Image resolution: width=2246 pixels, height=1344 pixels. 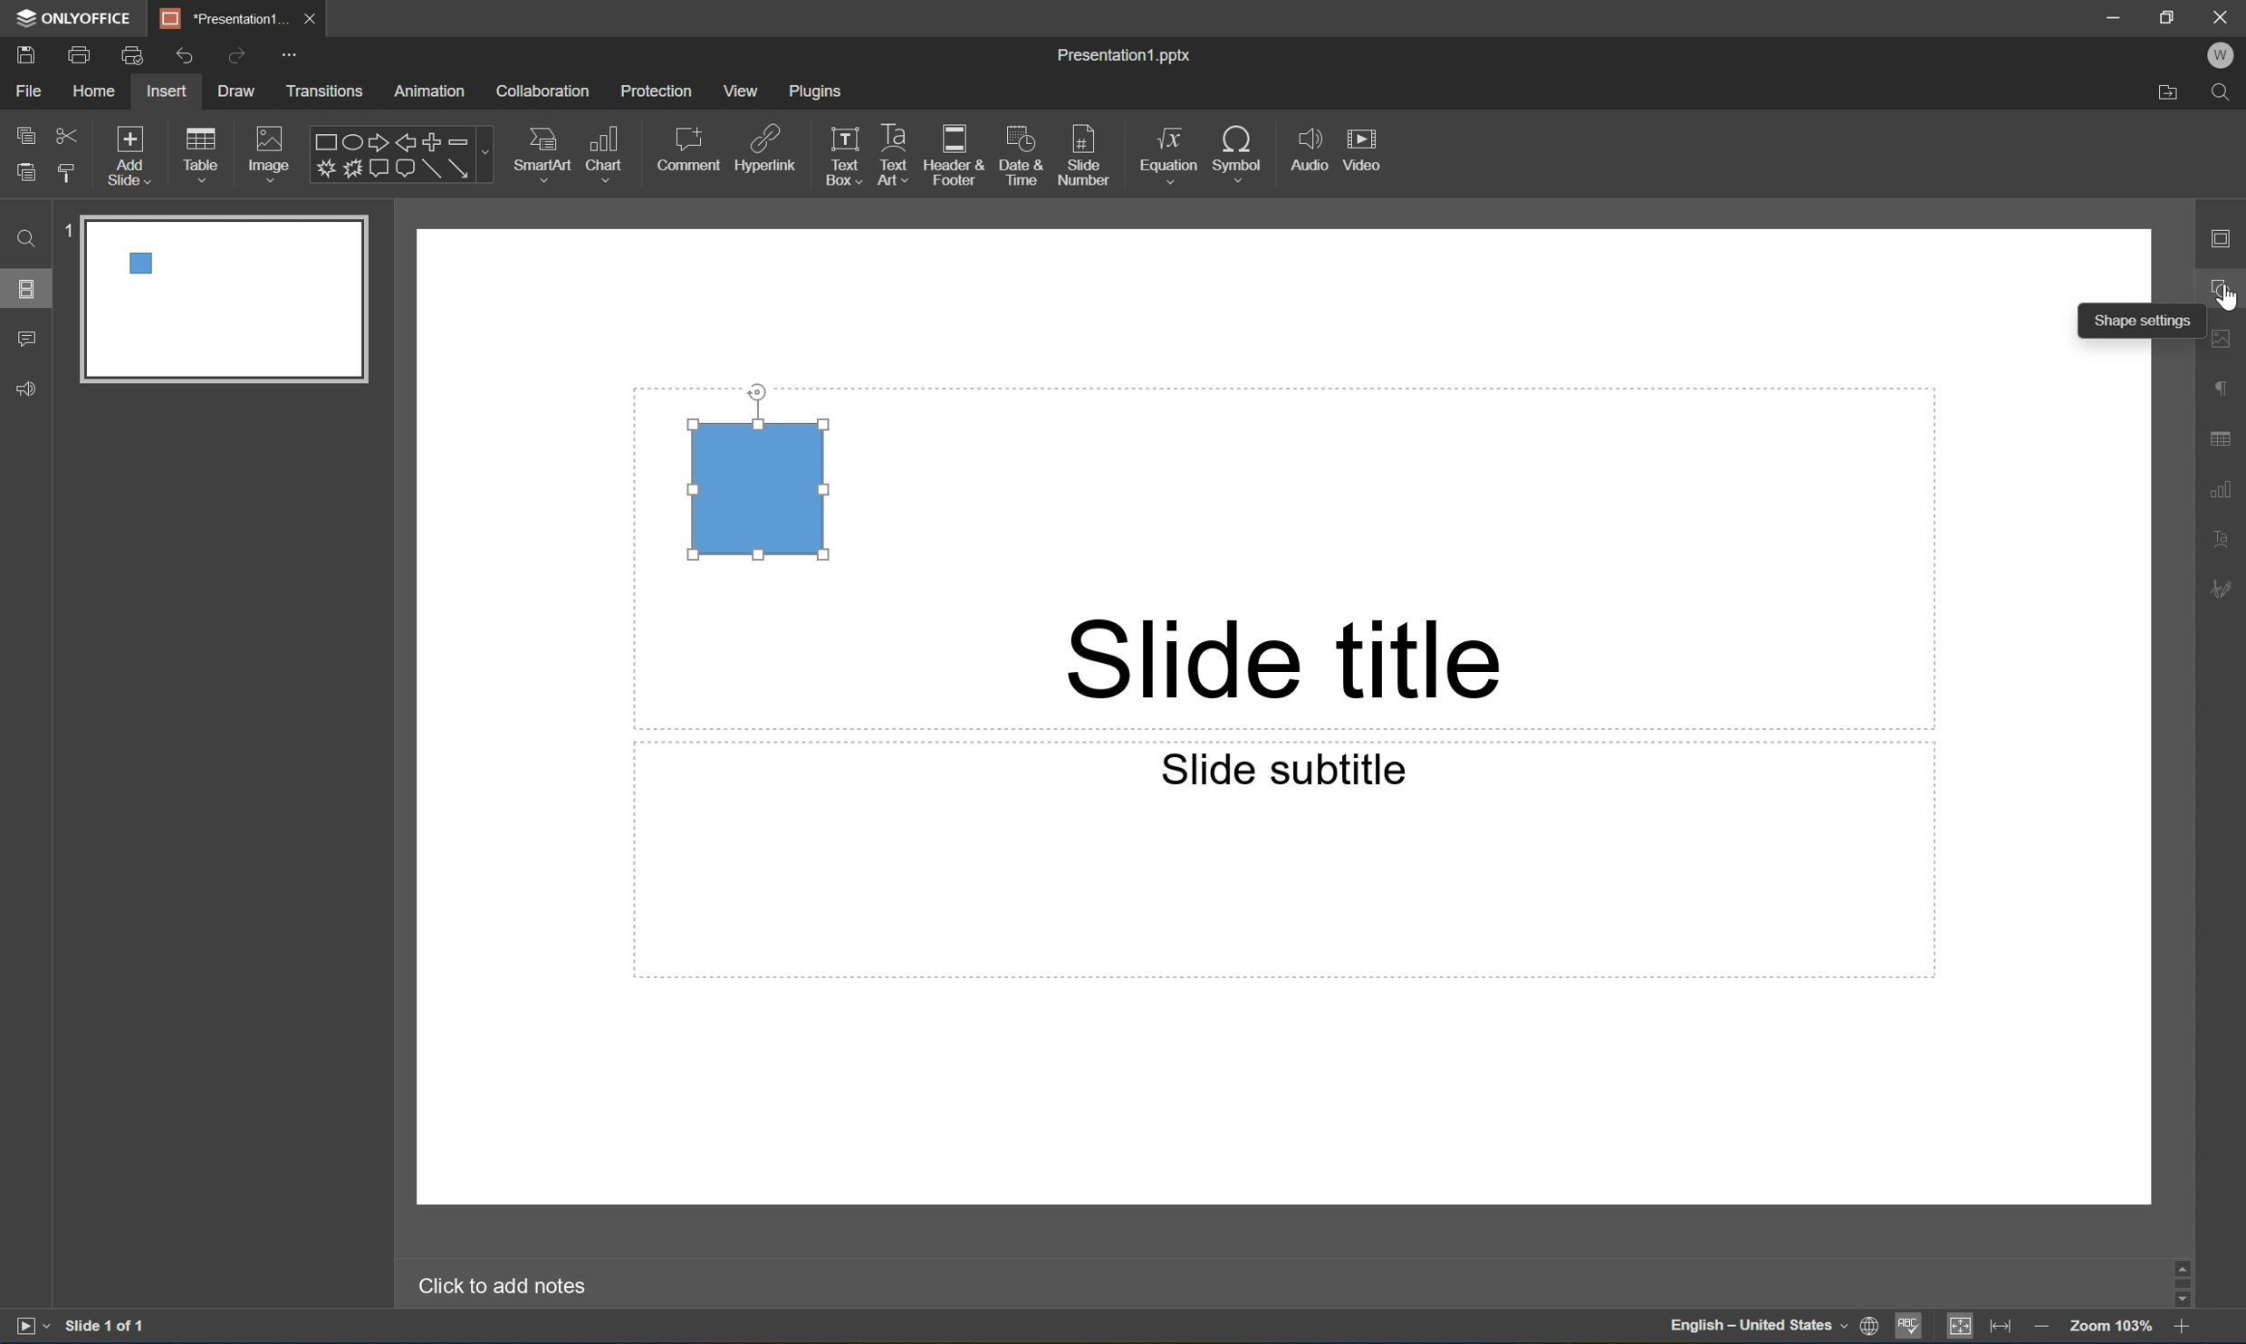 I want to click on Image, so click(x=270, y=151).